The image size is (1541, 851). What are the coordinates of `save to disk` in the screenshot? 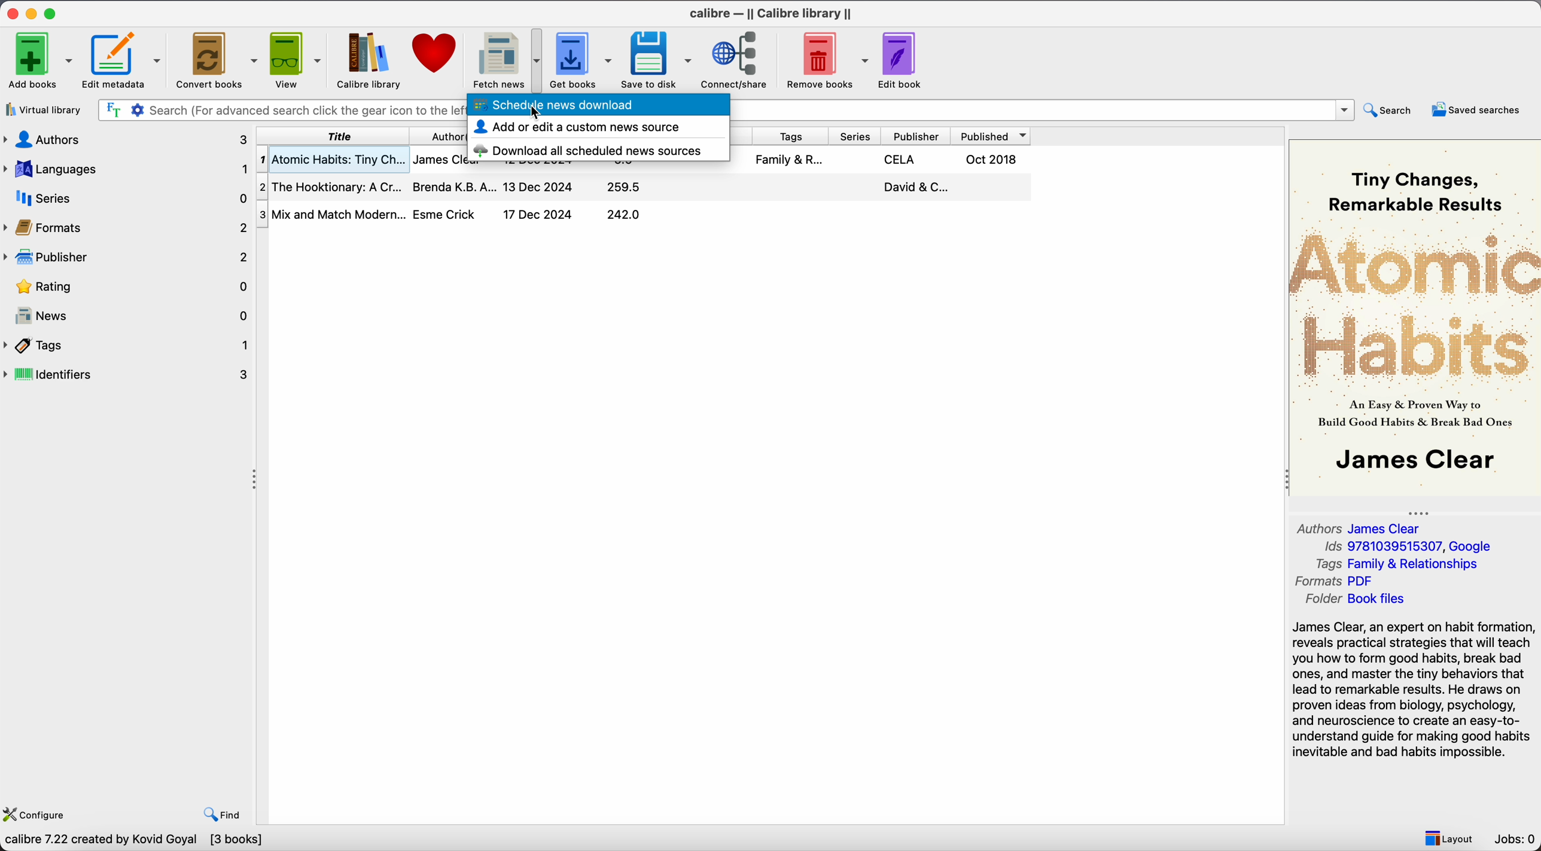 It's located at (657, 60).